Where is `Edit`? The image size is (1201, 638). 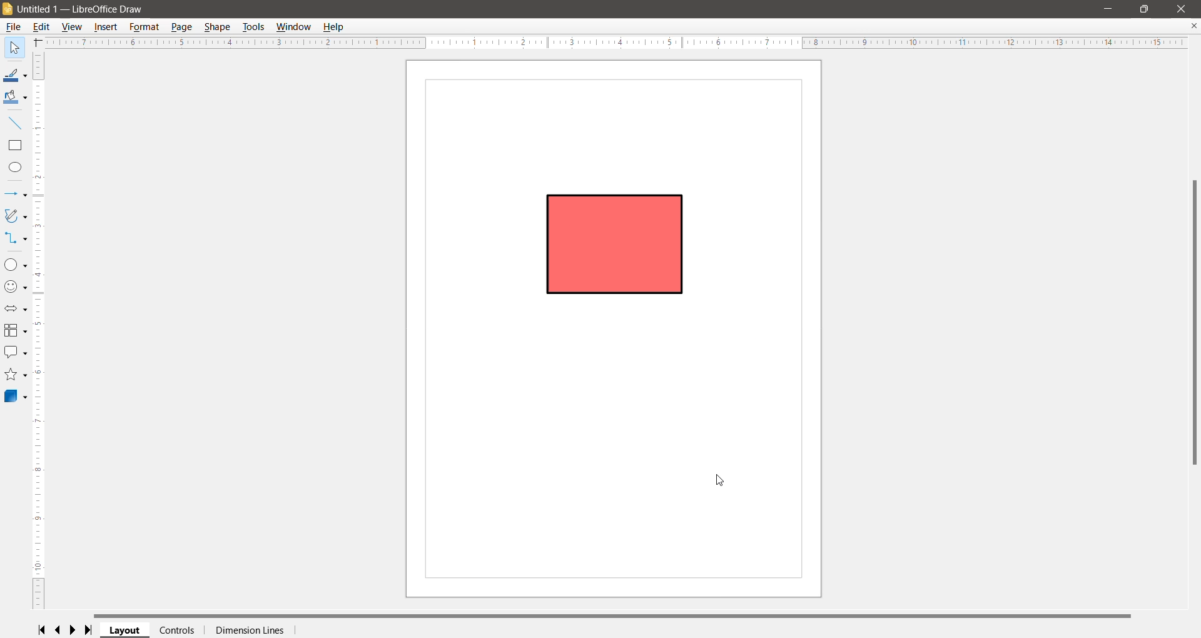 Edit is located at coordinates (42, 28).